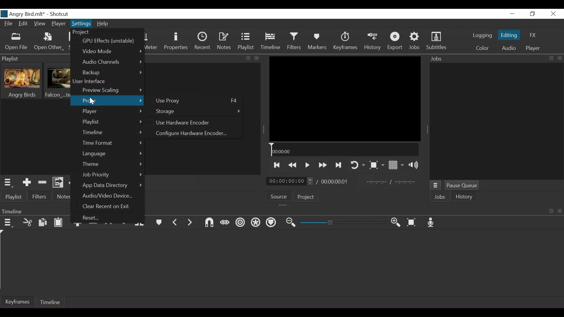  What do you see at coordinates (395, 41) in the screenshot?
I see `Export` at bounding box center [395, 41].